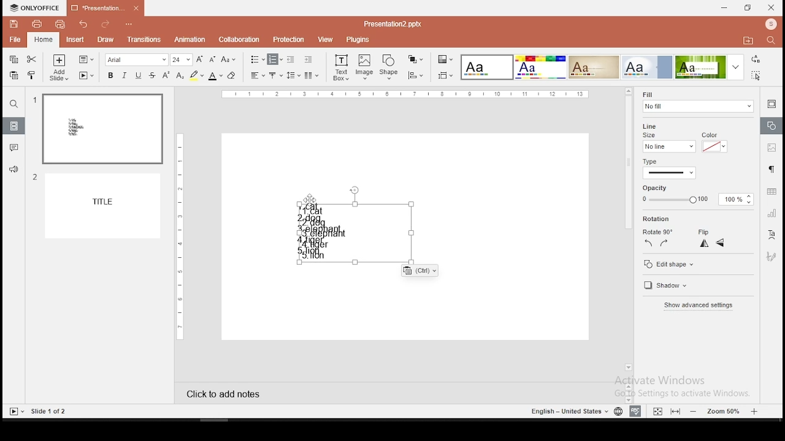 This screenshot has width=785, height=441. What do you see at coordinates (696, 100) in the screenshot?
I see `fill settings` at bounding box center [696, 100].